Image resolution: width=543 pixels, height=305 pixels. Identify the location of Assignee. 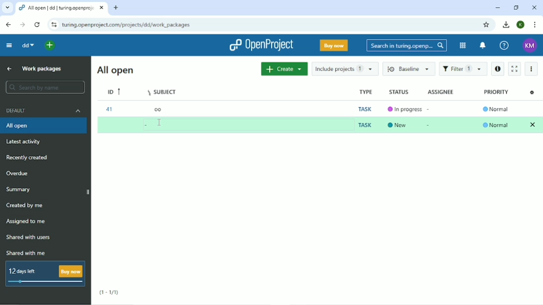
(441, 91).